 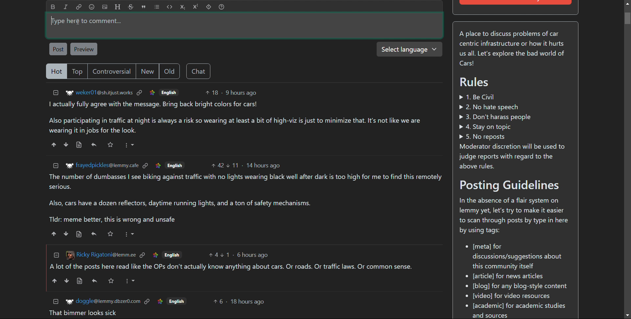 I want to click on old, so click(x=169, y=71).